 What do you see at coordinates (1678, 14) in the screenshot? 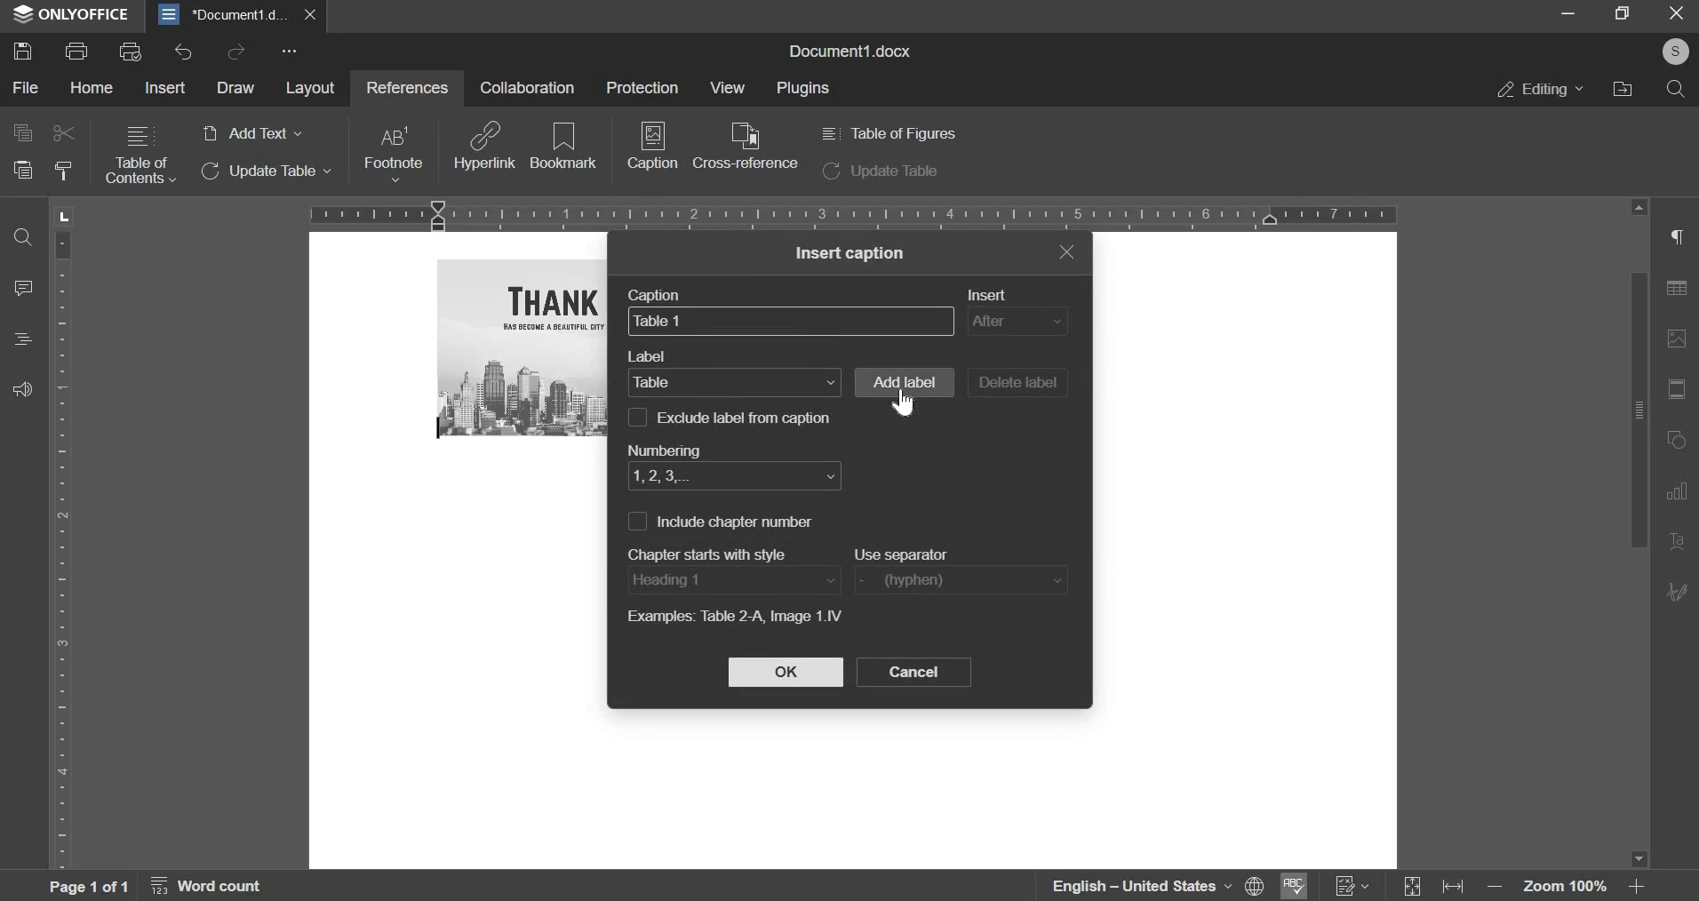
I see `exit` at bounding box center [1678, 14].